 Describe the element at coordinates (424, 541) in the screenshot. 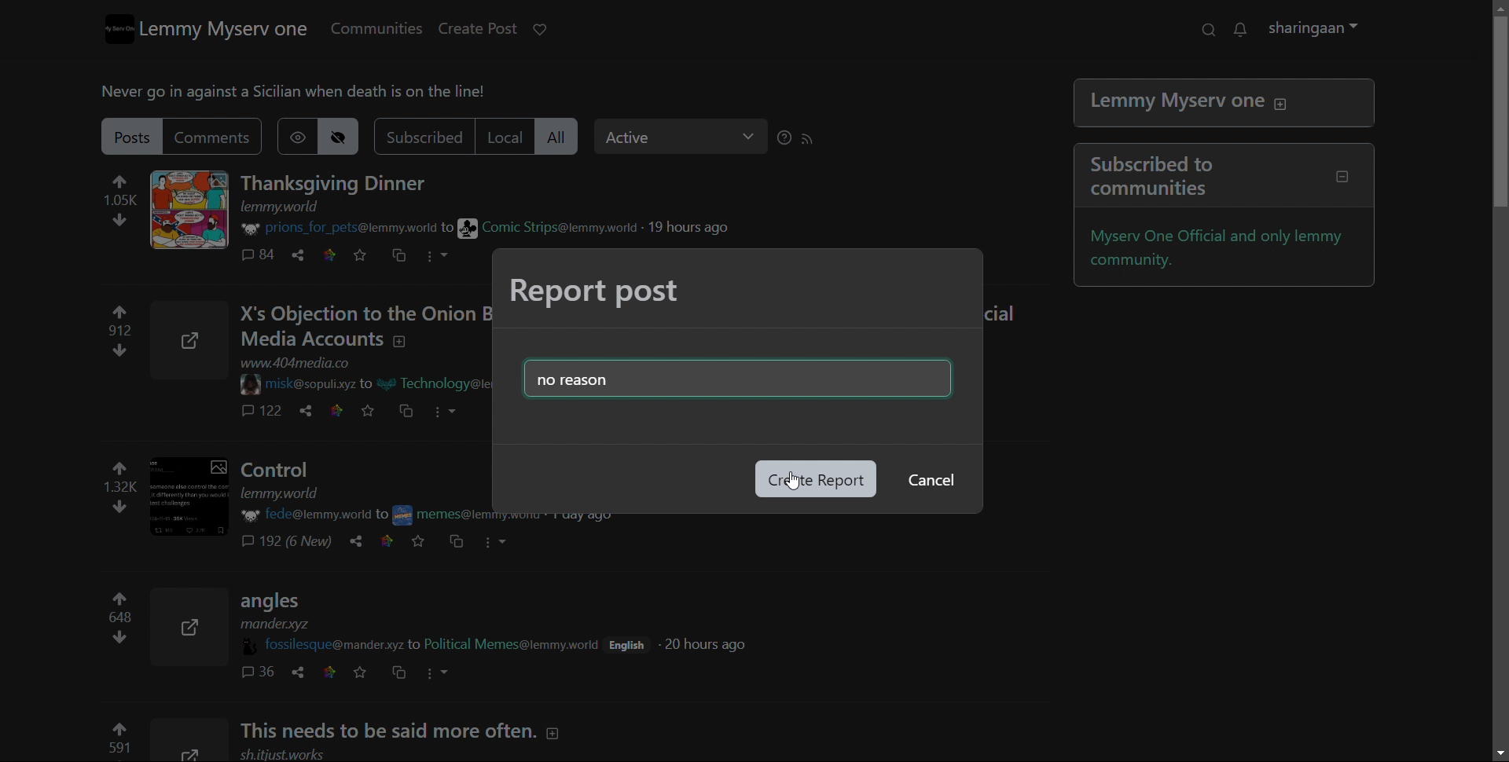

I see `favorites` at that location.